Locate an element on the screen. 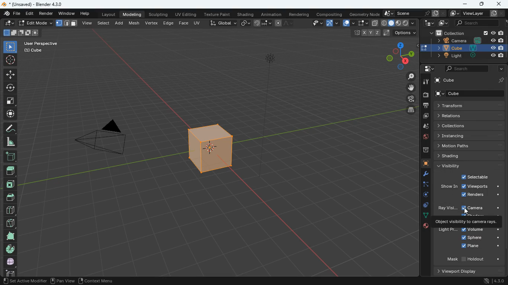  camera is located at coordinates (104, 139).